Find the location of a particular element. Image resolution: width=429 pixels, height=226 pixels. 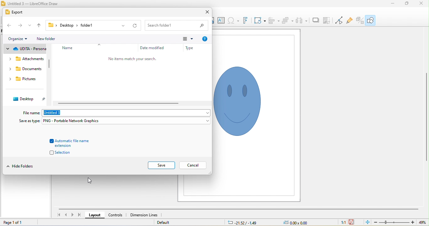

drop down is located at coordinates (10, 59).